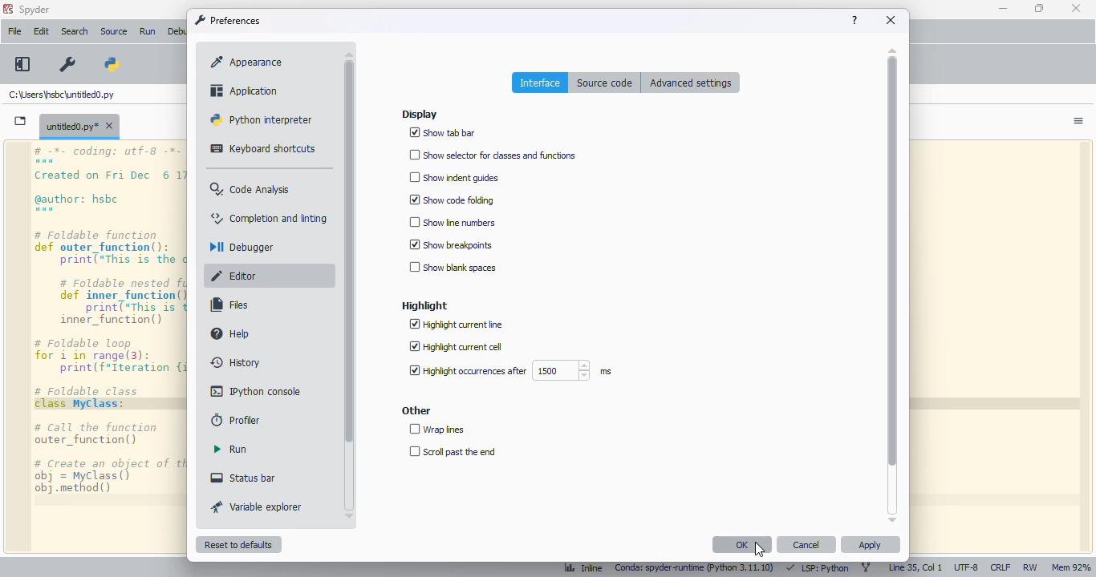 The image size is (1096, 577). Describe the element at coordinates (967, 568) in the screenshot. I see `UTF-8` at that location.